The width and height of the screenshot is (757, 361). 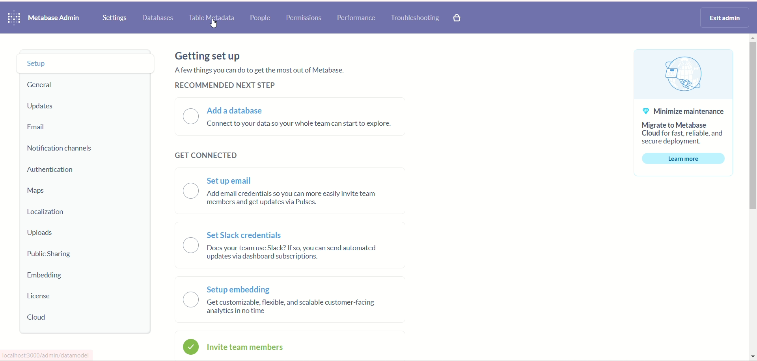 I want to click on text, so click(x=296, y=242).